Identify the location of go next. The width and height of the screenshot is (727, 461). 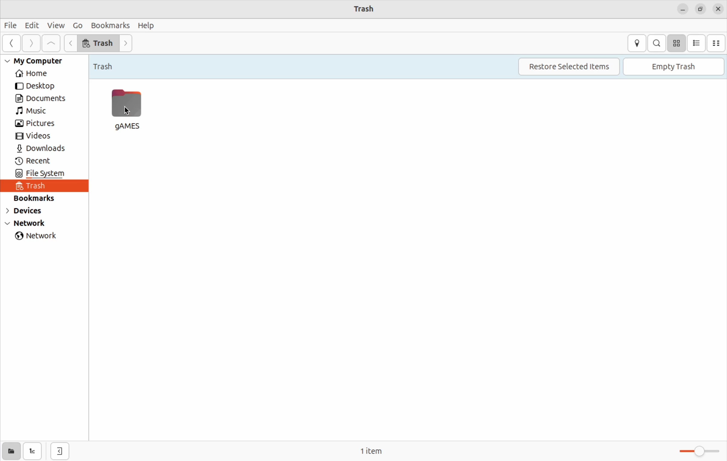
(128, 44).